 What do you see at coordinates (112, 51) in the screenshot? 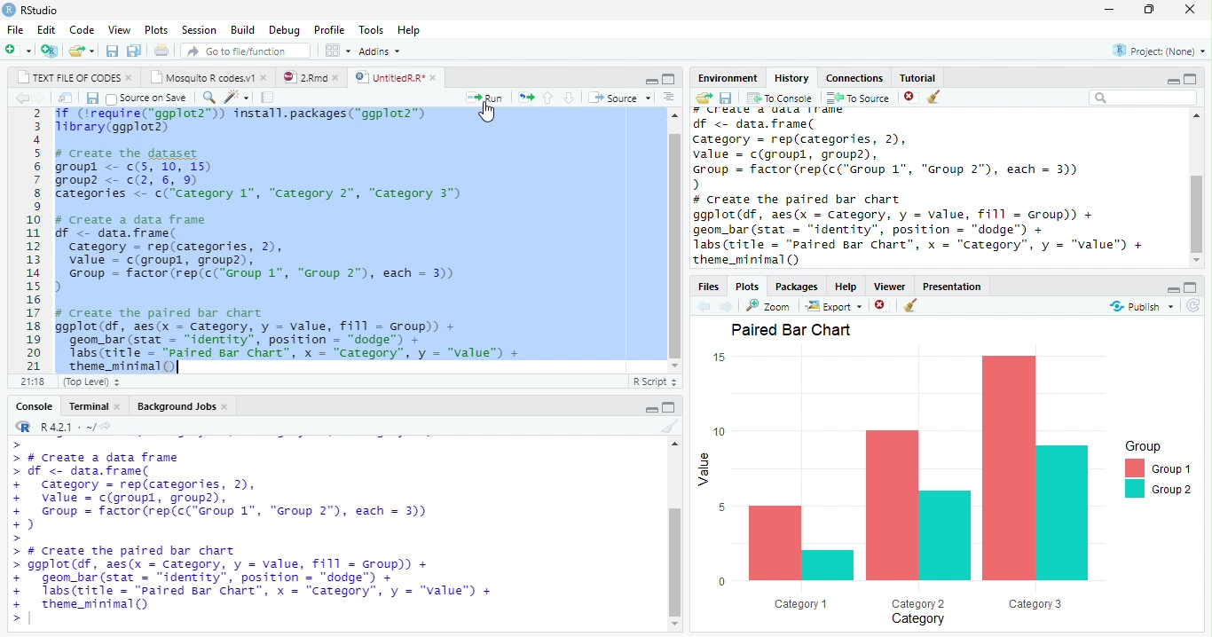
I see `save current document` at bounding box center [112, 51].